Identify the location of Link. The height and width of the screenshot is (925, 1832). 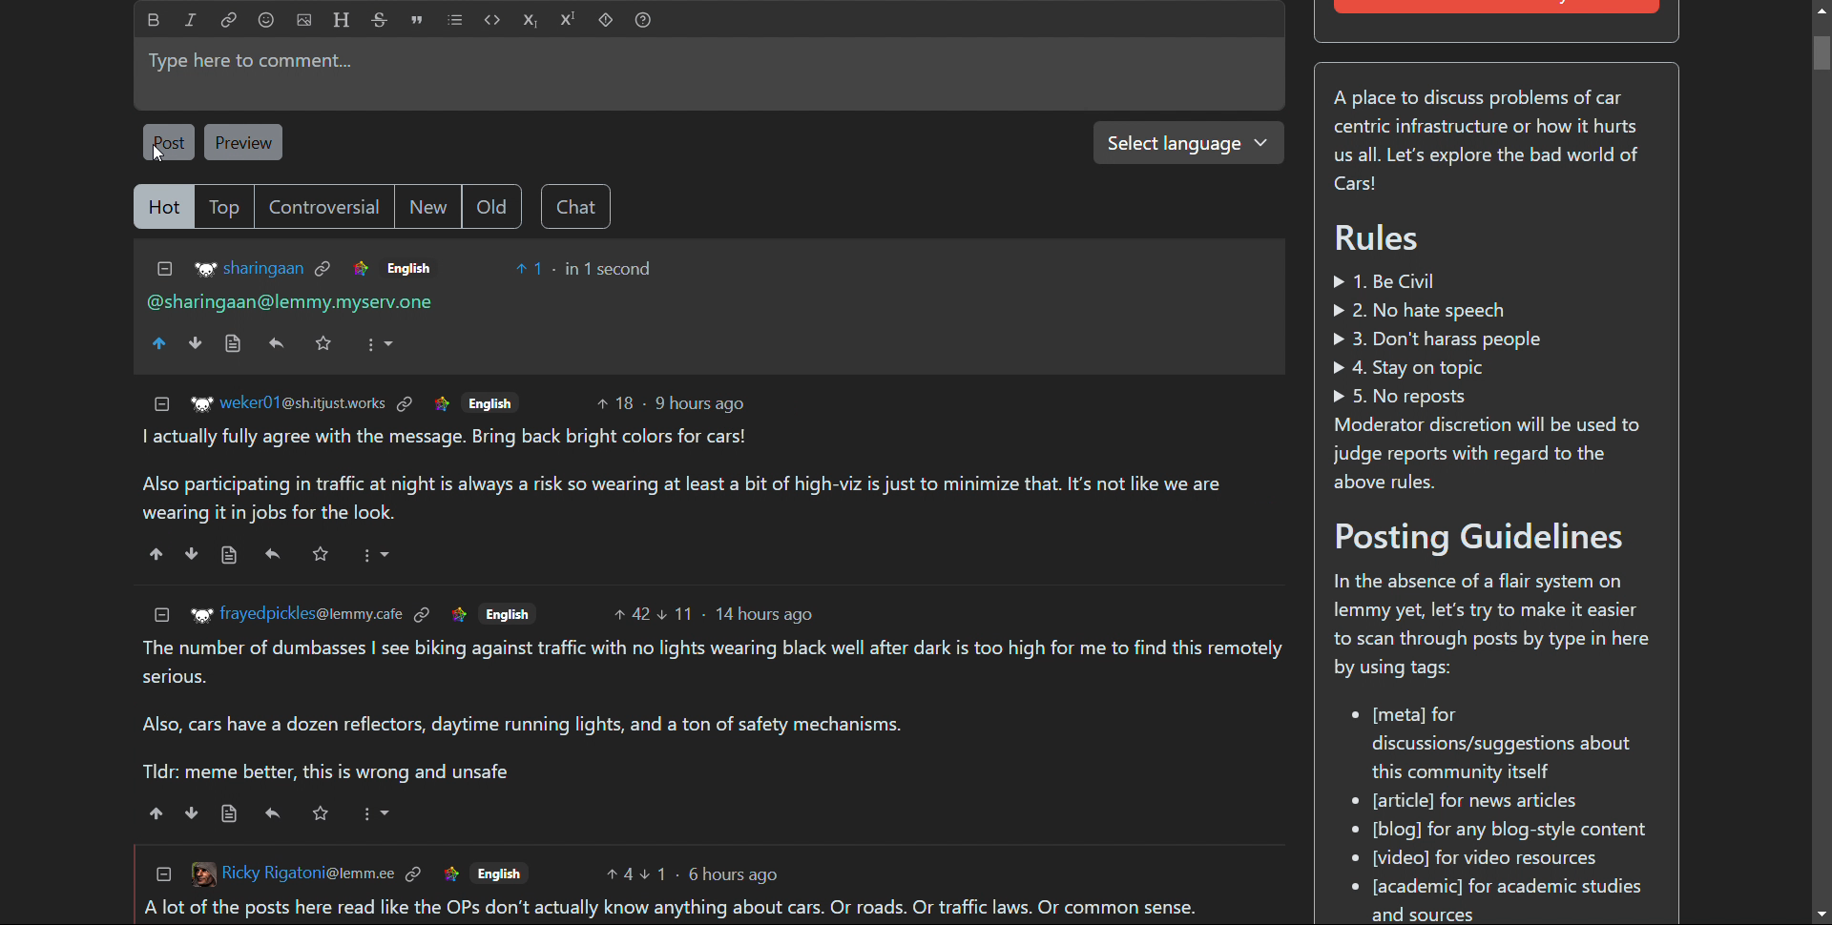
(407, 404).